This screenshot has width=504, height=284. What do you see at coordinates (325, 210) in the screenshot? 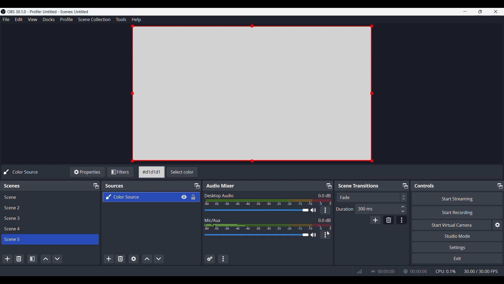
I see `More` at bounding box center [325, 210].